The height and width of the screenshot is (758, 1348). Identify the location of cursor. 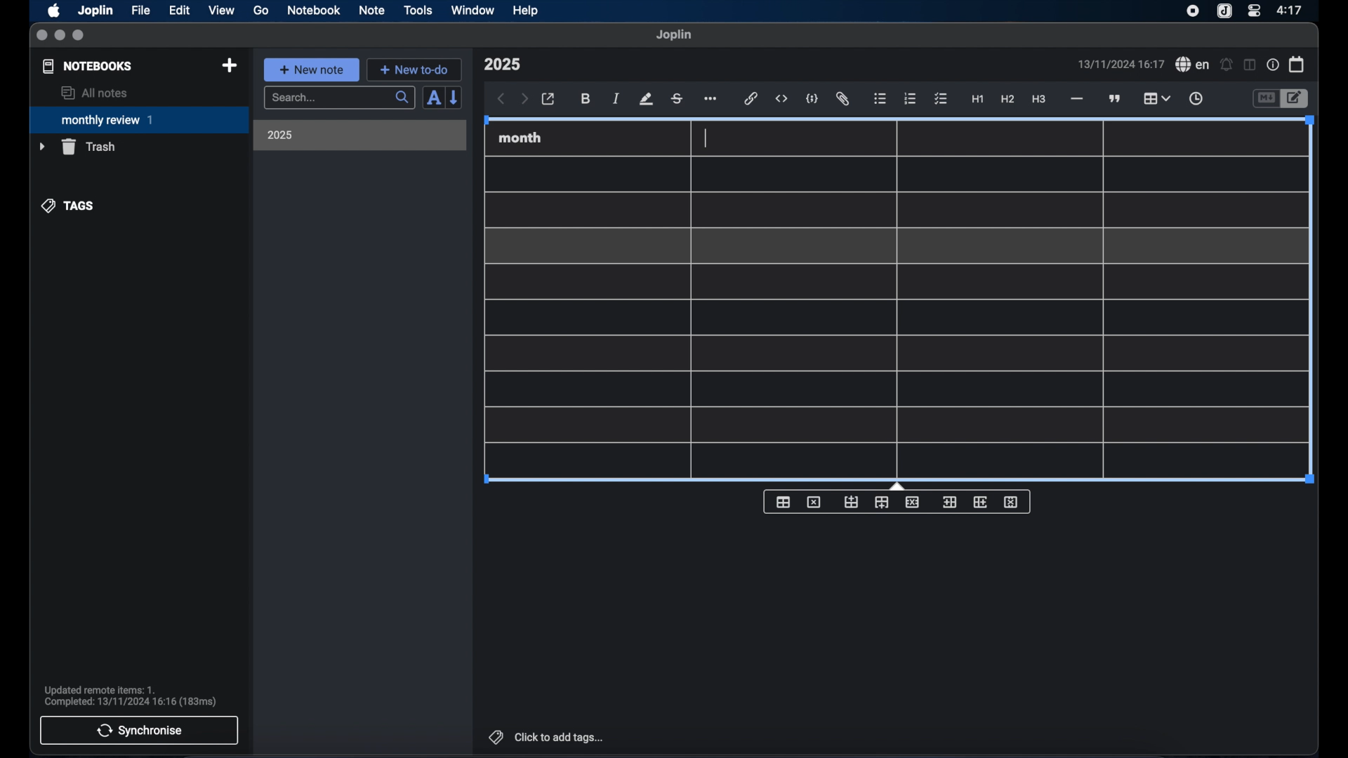
(705, 139).